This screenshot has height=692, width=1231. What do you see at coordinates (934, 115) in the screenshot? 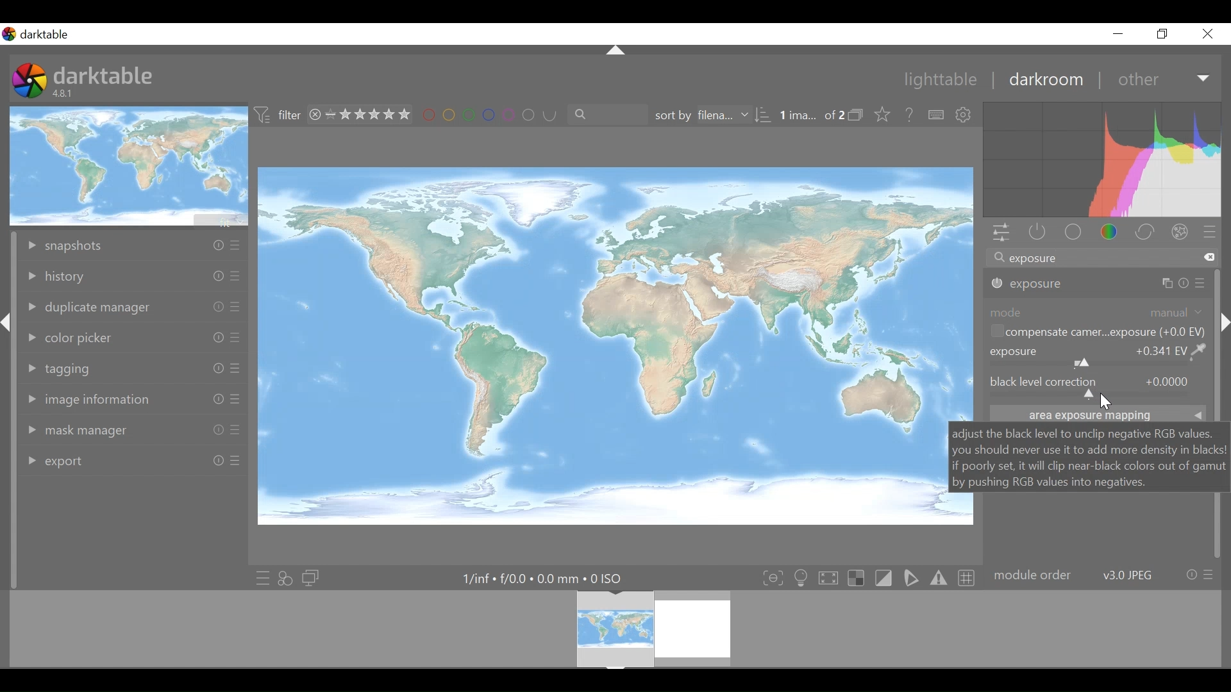
I see `define shortcut ` at bounding box center [934, 115].